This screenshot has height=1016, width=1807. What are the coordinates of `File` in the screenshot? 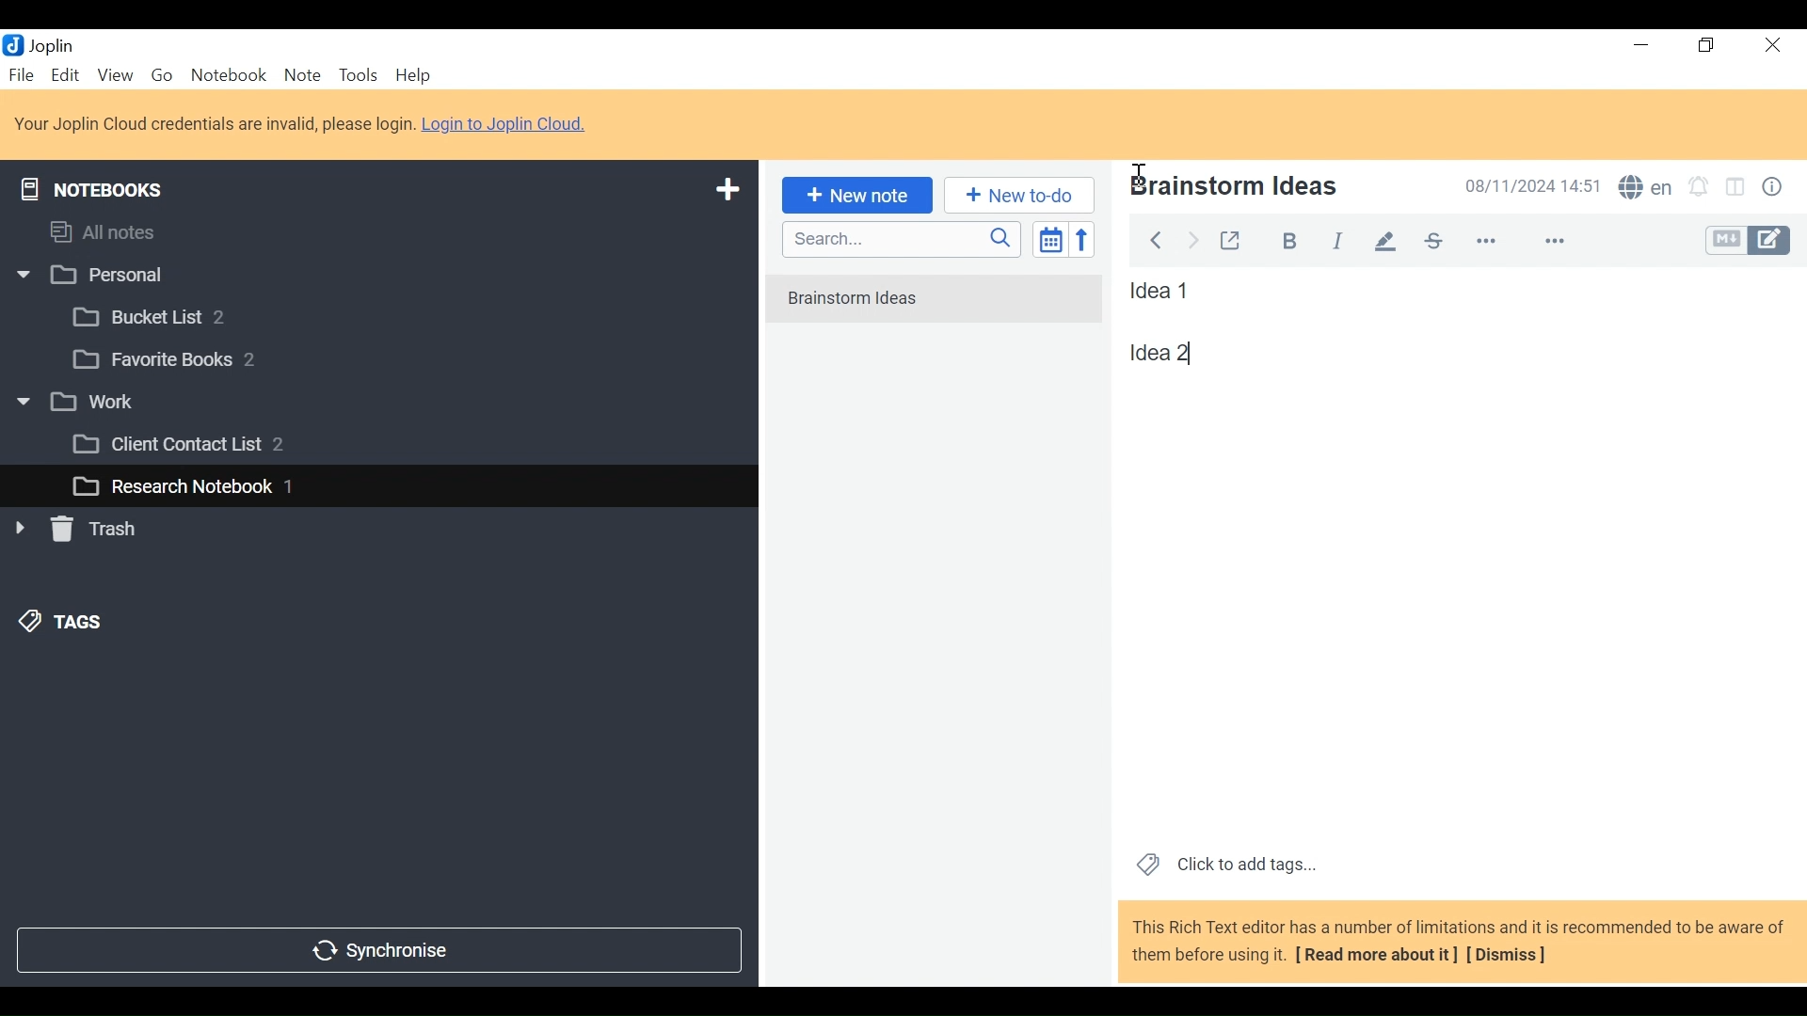 It's located at (24, 74).